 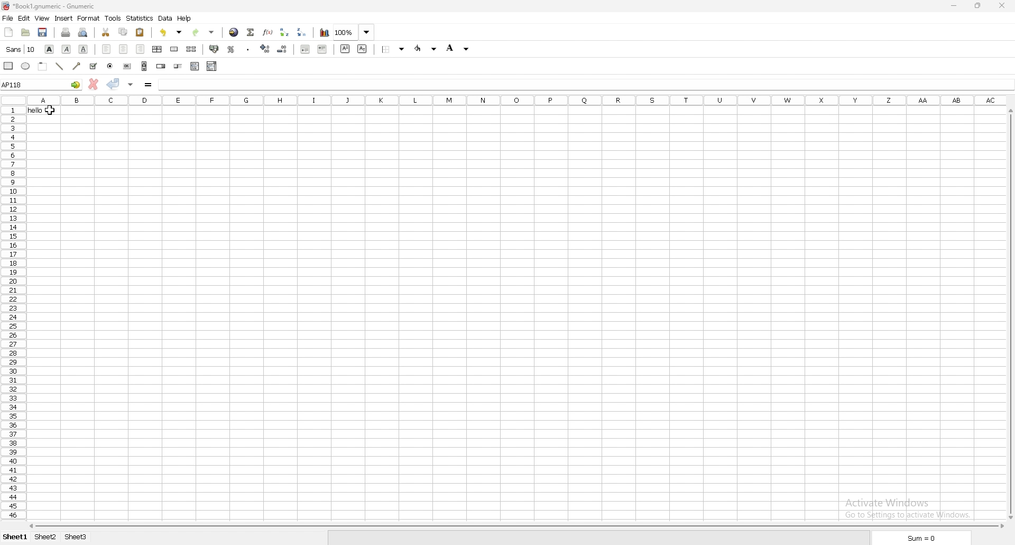 I want to click on columns, so click(x=516, y=99).